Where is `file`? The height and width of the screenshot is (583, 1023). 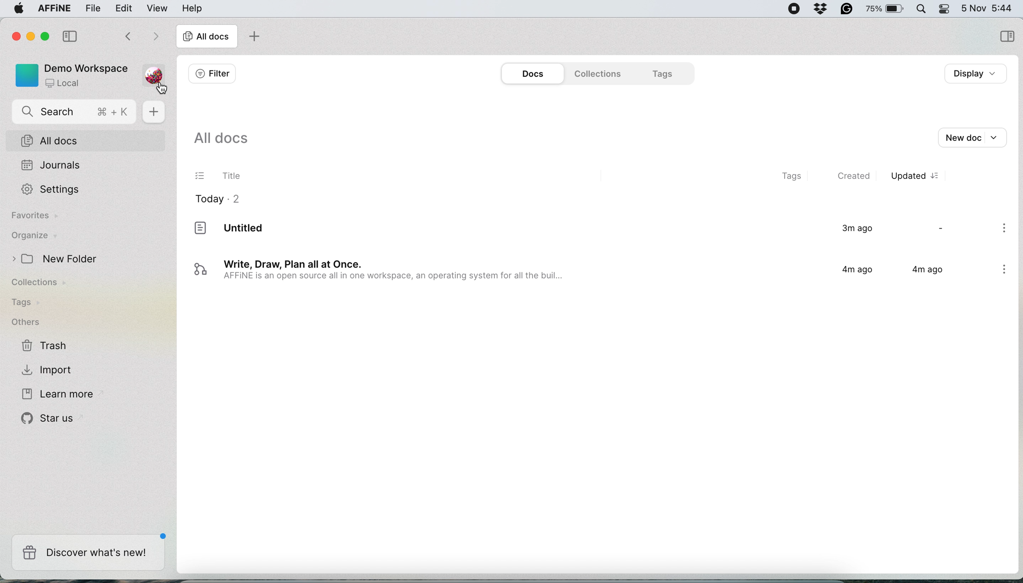 file is located at coordinates (94, 8).